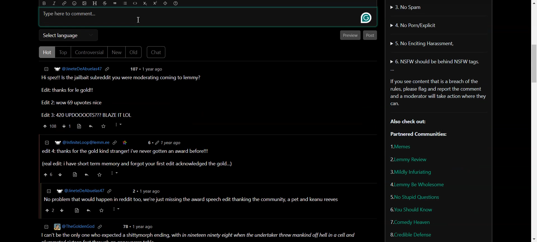  Describe the element at coordinates (202, 152) in the screenshot. I see `Post` at that location.